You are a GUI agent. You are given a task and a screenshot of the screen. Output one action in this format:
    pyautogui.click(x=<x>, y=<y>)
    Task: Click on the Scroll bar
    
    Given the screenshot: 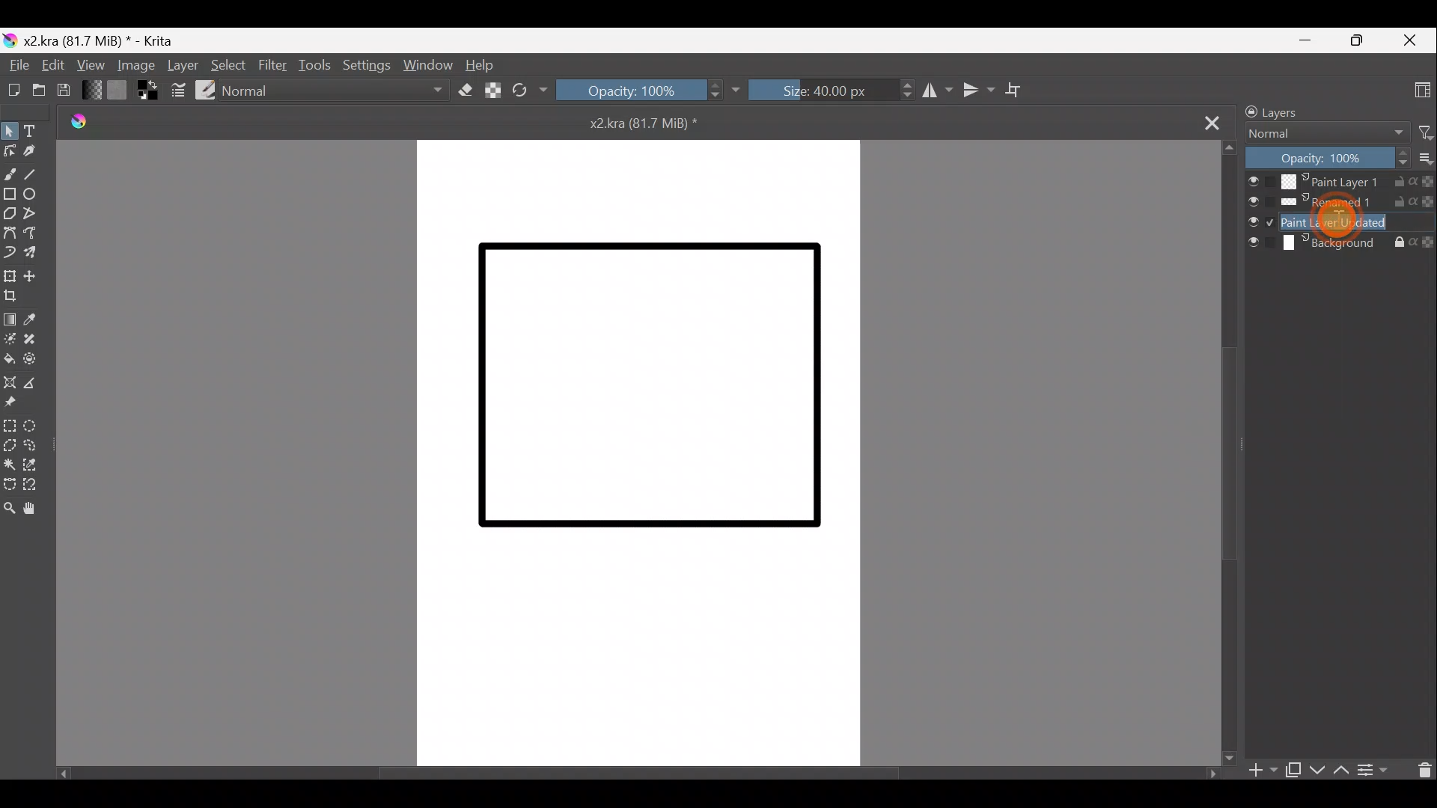 What is the action you would take?
    pyautogui.click(x=623, y=772)
    